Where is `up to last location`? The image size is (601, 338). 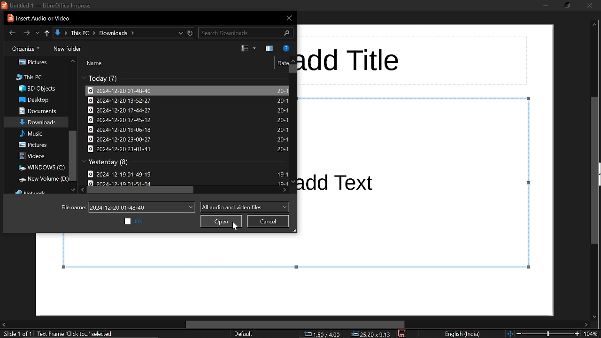
up to last location is located at coordinates (47, 32).